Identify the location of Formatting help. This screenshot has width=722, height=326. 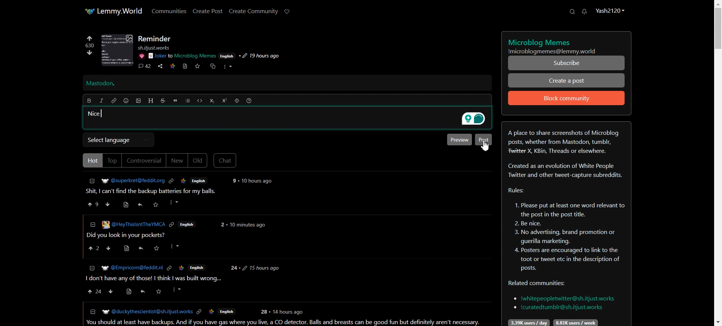
(249, 101).